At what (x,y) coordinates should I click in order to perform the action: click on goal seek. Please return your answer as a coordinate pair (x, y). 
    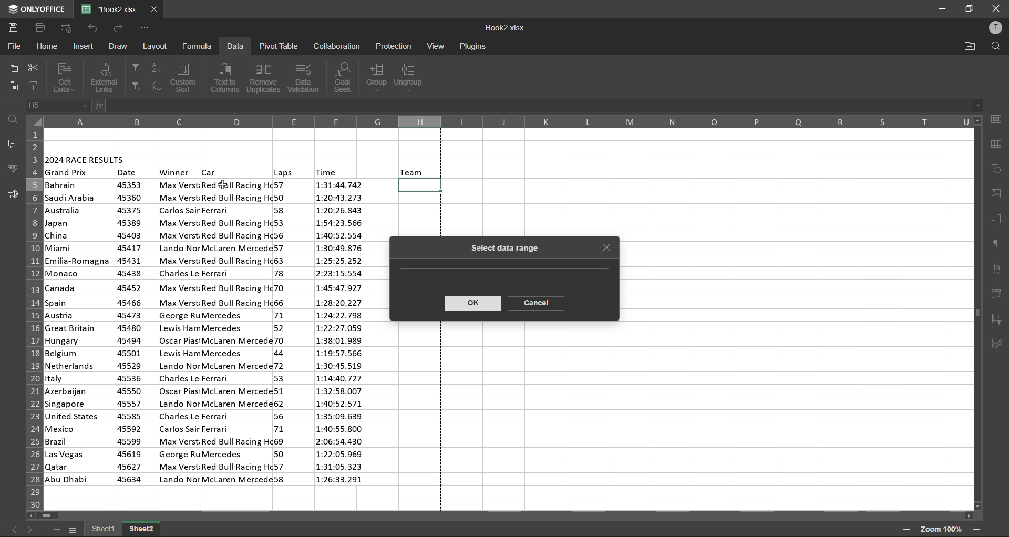
    Looking at the image, I should click on (346, 78).